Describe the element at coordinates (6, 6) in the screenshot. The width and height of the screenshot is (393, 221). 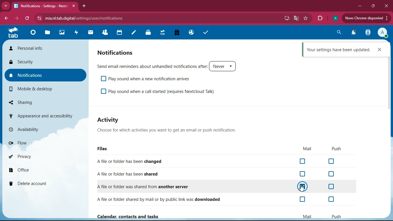
I see `more` at that location.